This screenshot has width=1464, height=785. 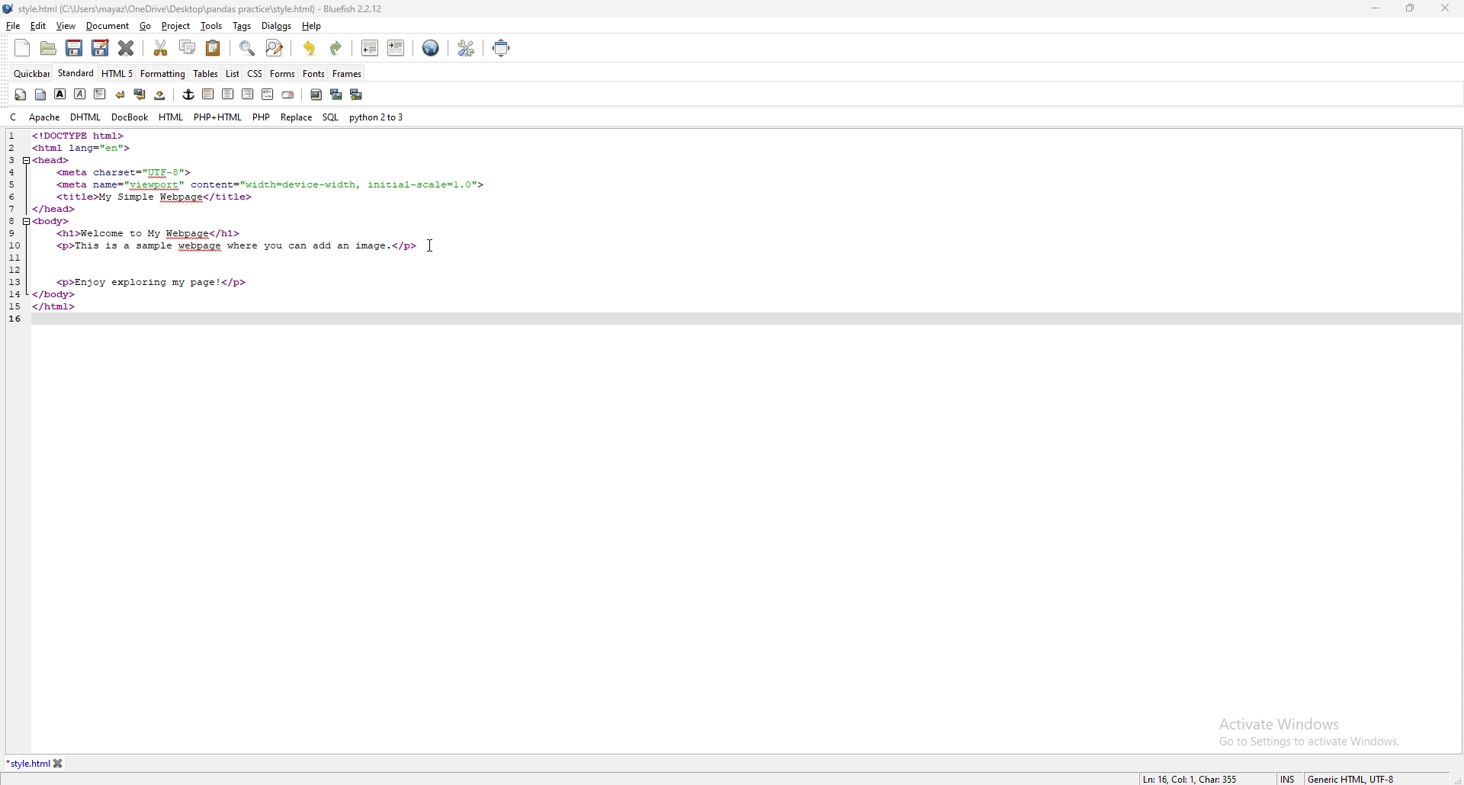 I want to click on INS, so click(x=1292, y=778).